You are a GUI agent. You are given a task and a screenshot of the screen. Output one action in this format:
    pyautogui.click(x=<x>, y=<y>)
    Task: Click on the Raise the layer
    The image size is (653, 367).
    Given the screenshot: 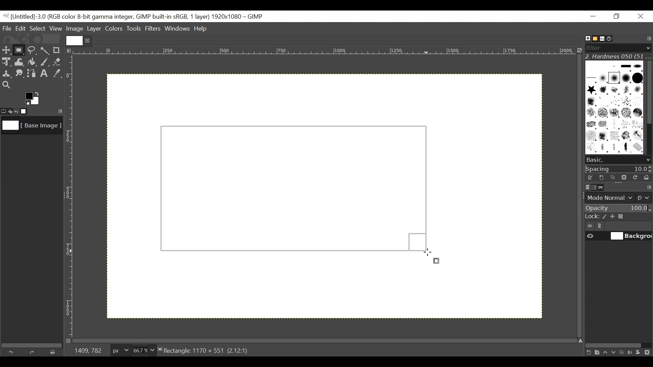 What is the action you would take?
    pyautogui.click(x=605, y=352)
    